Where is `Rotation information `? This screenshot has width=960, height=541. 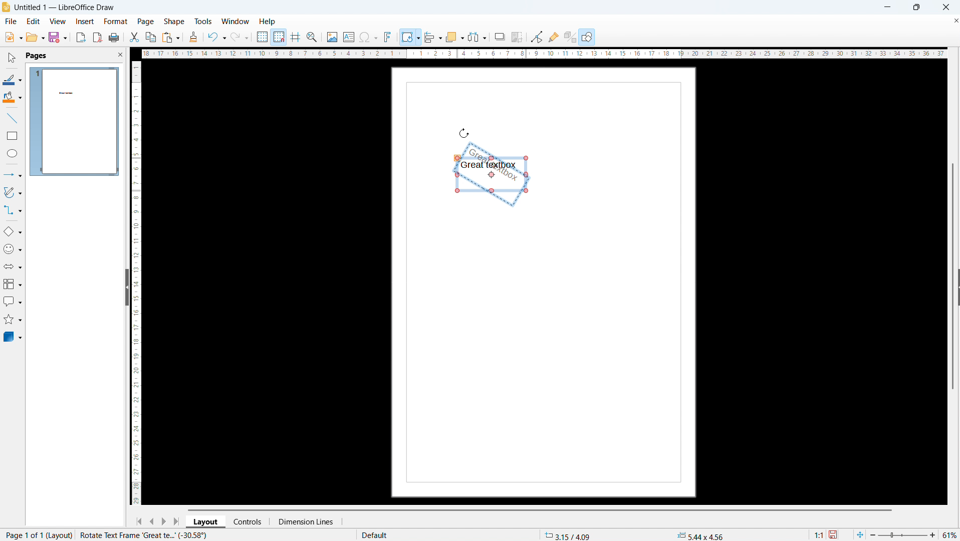
Rotation information  is located at coordinates (144, 535).